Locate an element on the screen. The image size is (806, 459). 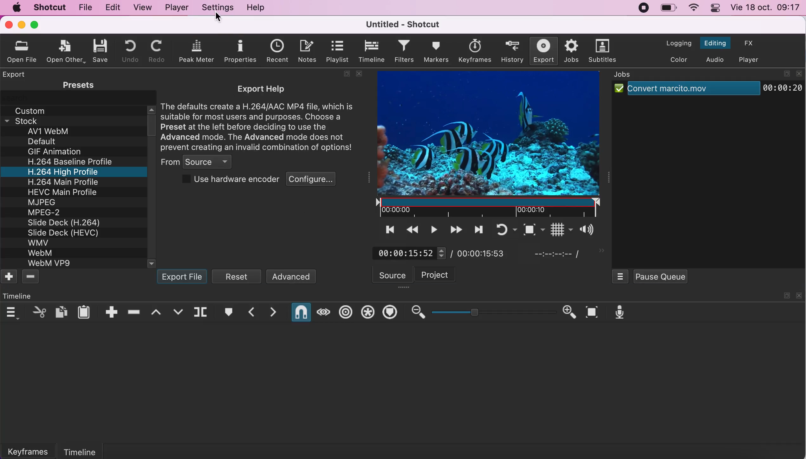
jobs menu is located at coordinates (621, 275).